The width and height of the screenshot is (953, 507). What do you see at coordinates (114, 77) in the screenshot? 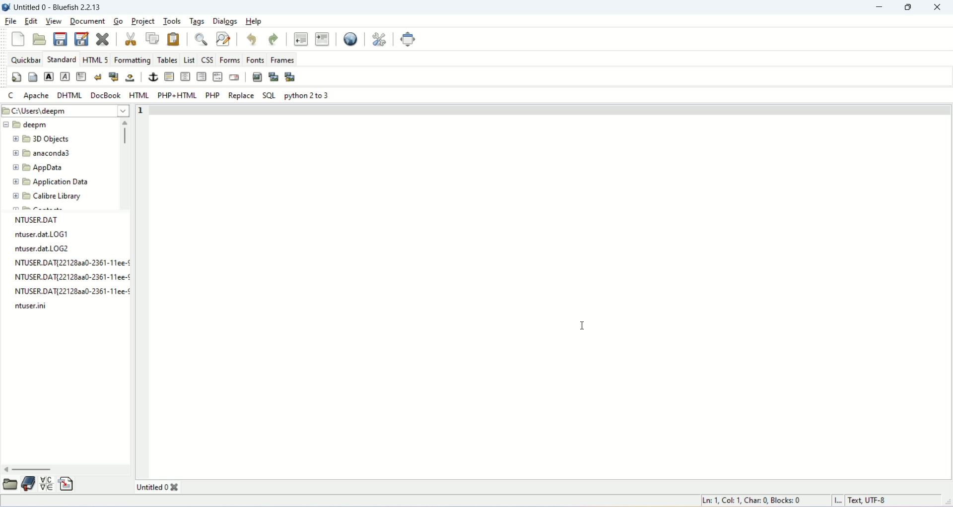
I see `break and clear` at bounding box center [114, 77].